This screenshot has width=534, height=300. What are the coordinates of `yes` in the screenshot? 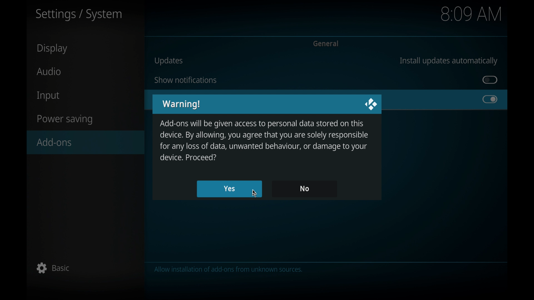 It's located at (230, 189).